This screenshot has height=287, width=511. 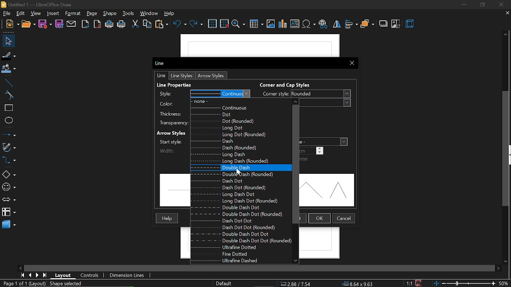 I want to click on new, so click(x=29, y=24).